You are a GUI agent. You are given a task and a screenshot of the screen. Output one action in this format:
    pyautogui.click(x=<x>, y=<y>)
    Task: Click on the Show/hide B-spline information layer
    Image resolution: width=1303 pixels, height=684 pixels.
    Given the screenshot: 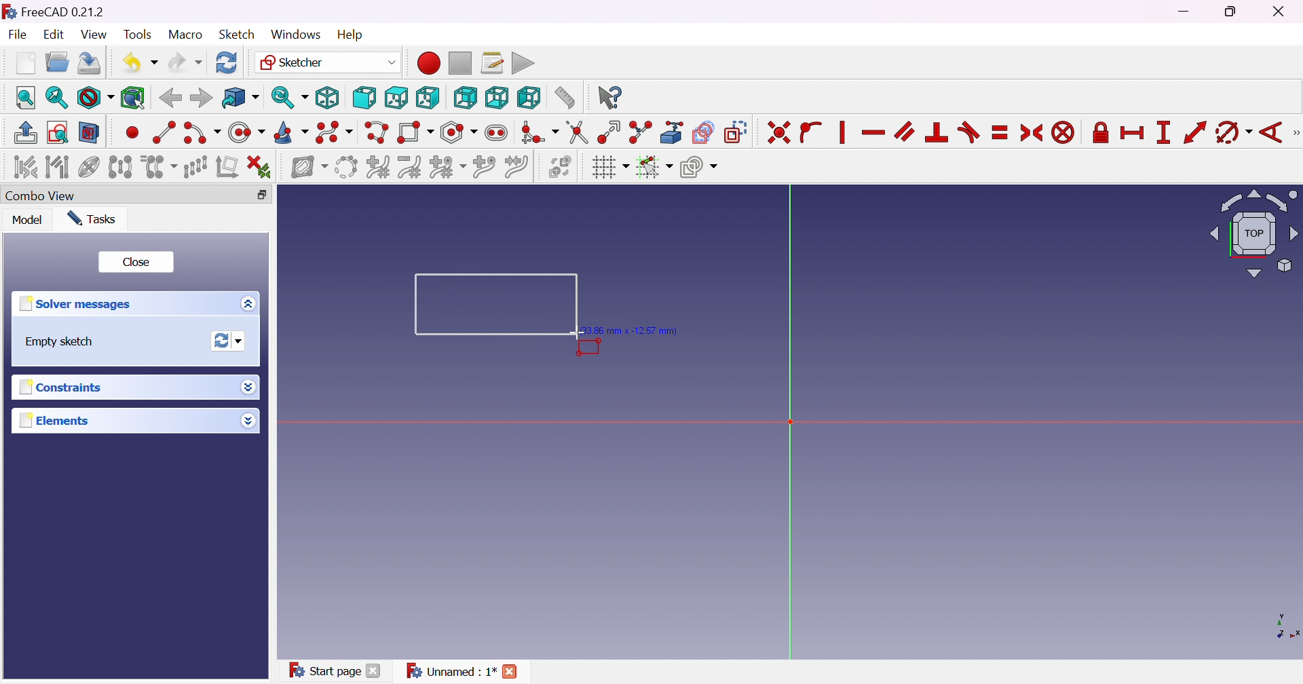 What is the action you would take?
    pyautogui.click(x=309, y=168)
    